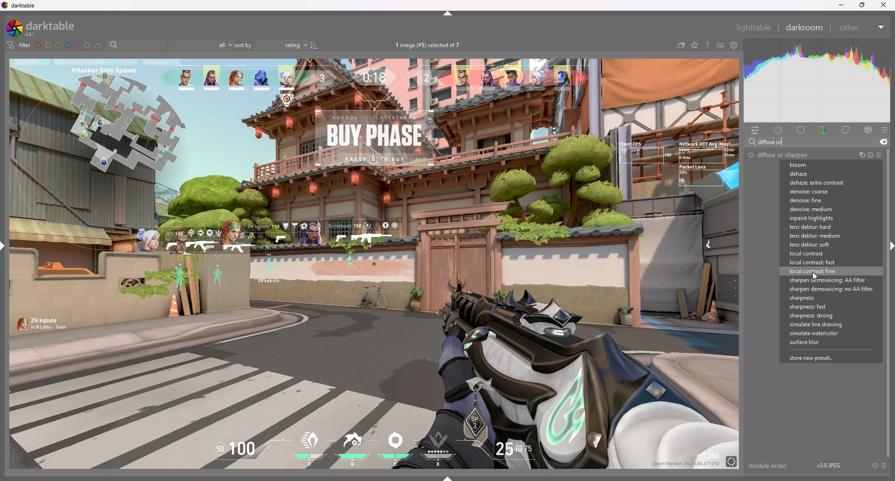 This screenshot has width=895, height=481. I want to click on include color label, so click(98, 46).